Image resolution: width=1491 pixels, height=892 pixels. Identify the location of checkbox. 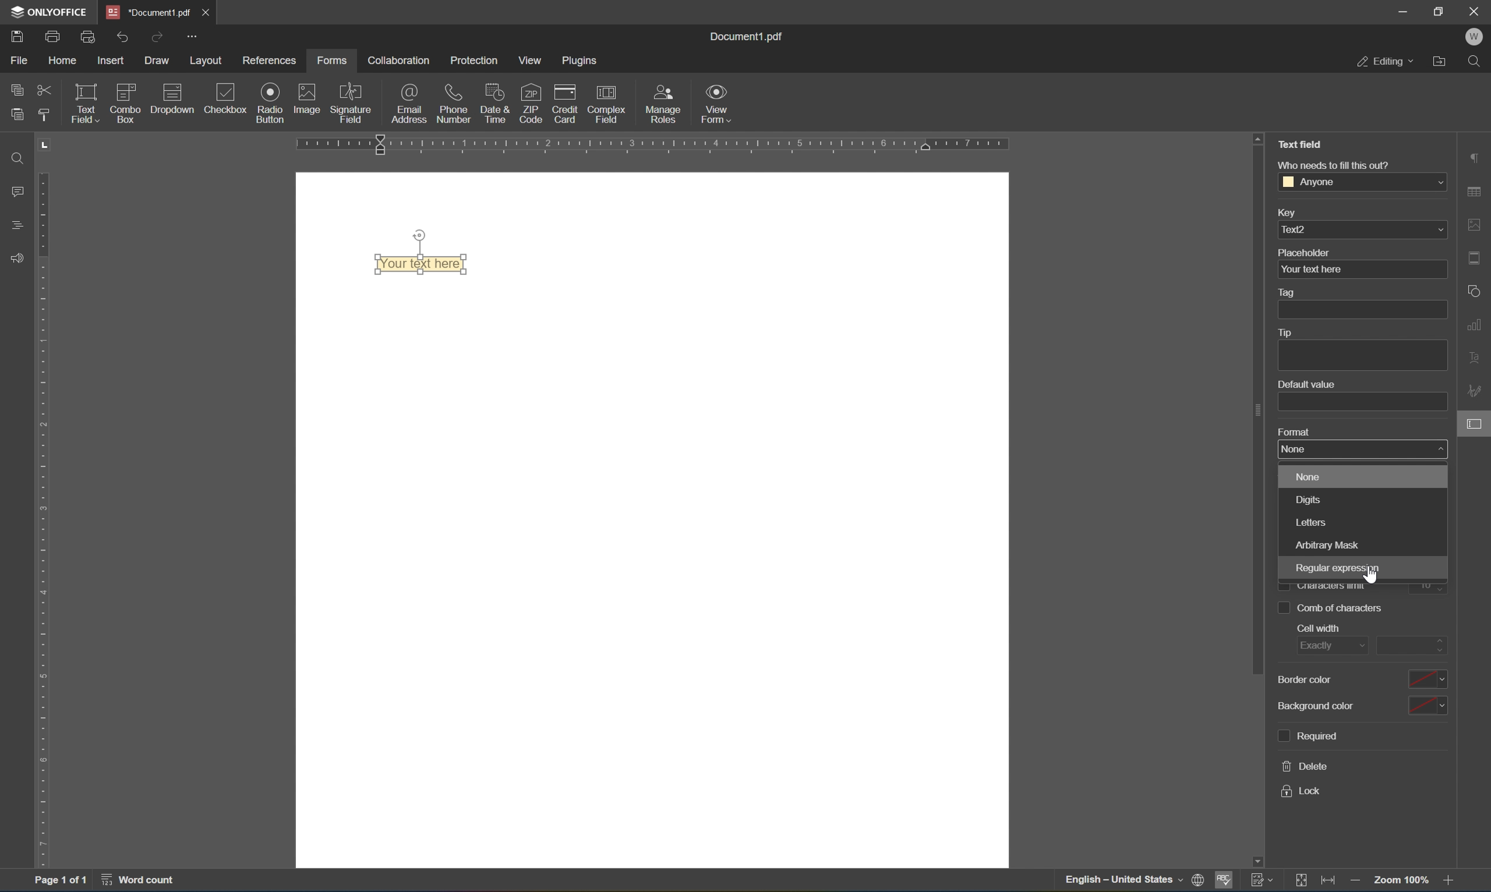
(227, 97).